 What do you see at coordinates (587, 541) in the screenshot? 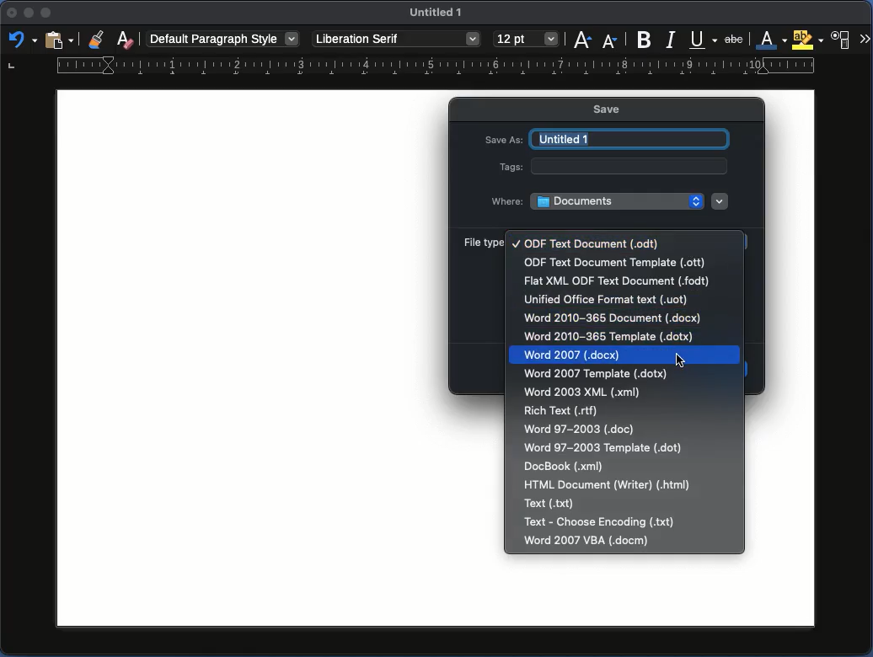
I see `docm` at bounding box center [587, 541].